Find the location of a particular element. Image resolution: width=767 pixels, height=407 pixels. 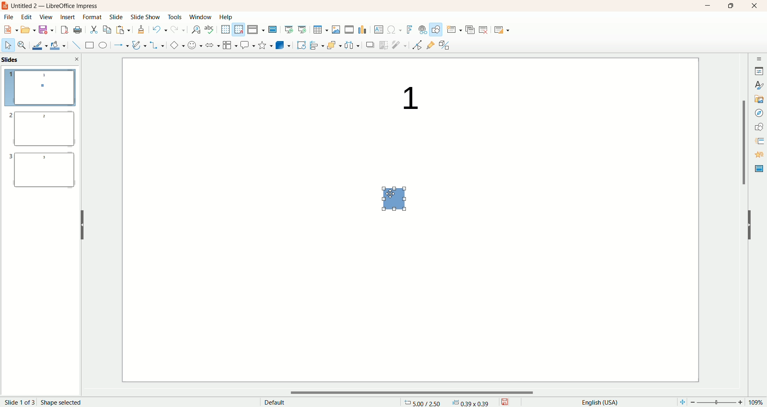

curves and polygon is located at coordinates (138, 44).